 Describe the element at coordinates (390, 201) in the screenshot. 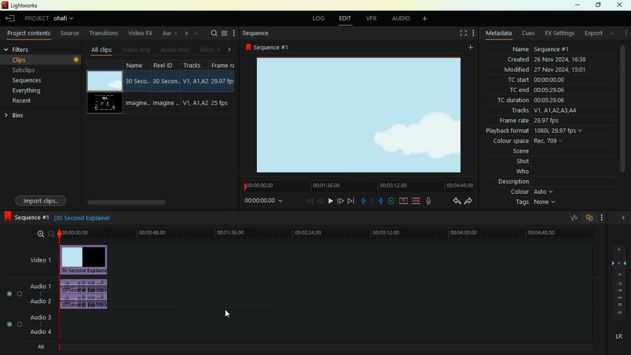

I see `battery` at that location.